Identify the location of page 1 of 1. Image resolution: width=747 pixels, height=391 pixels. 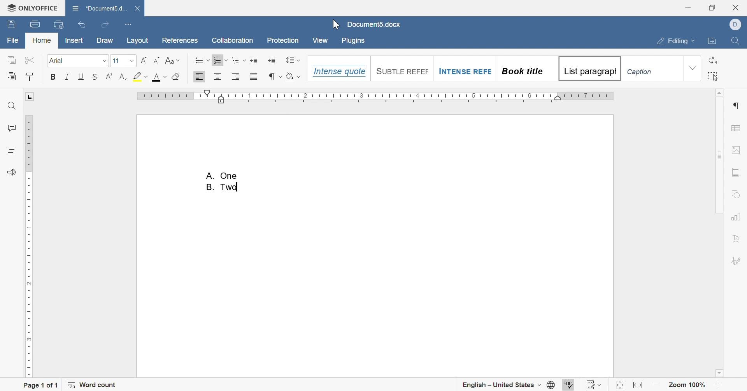
(41, 385).